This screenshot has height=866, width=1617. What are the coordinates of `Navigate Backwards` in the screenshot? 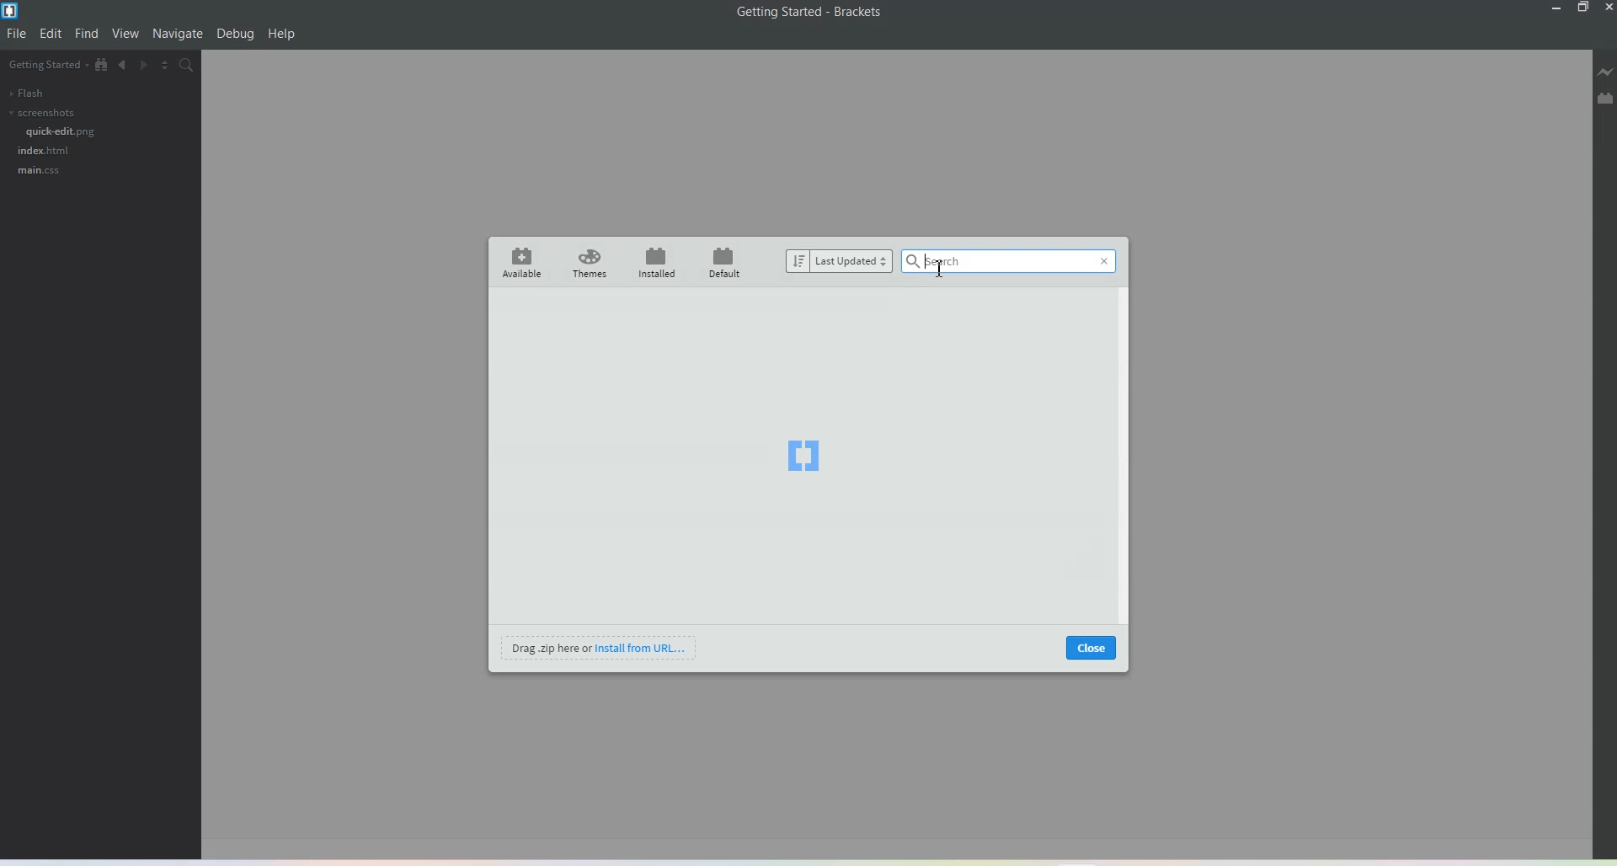 It's located at (124, 67).